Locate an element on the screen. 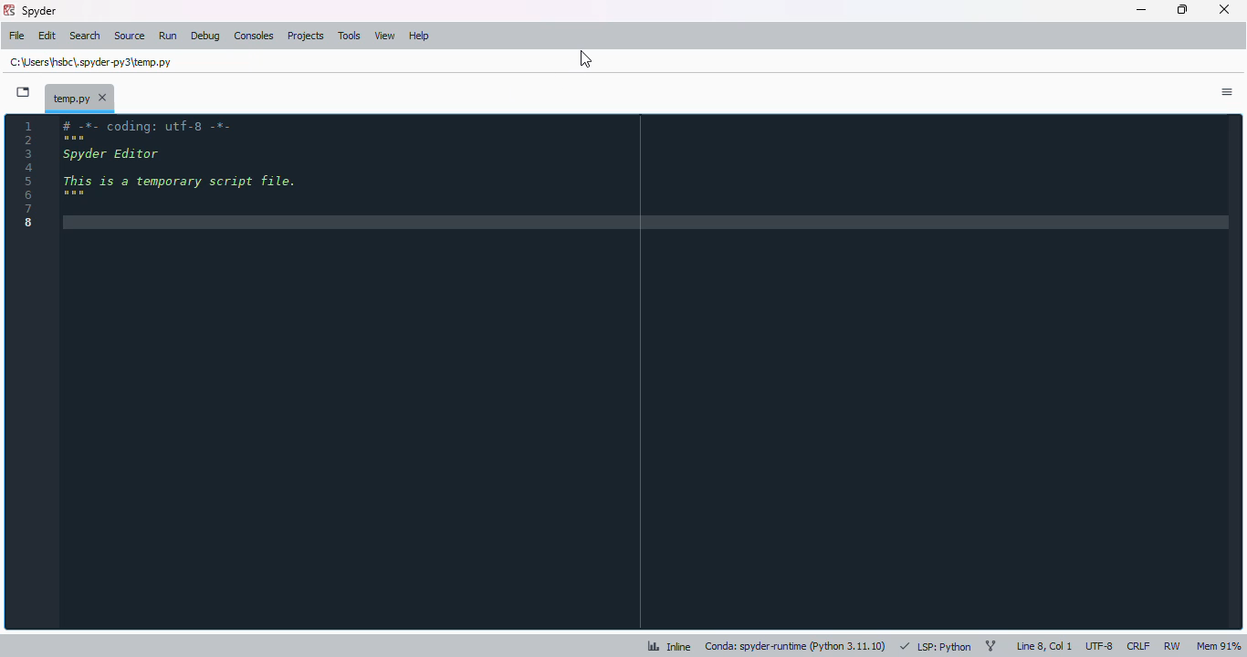 Image resolution: width=1247 pixels, height=657 pixels. inline is located at coordinates (669, 646).